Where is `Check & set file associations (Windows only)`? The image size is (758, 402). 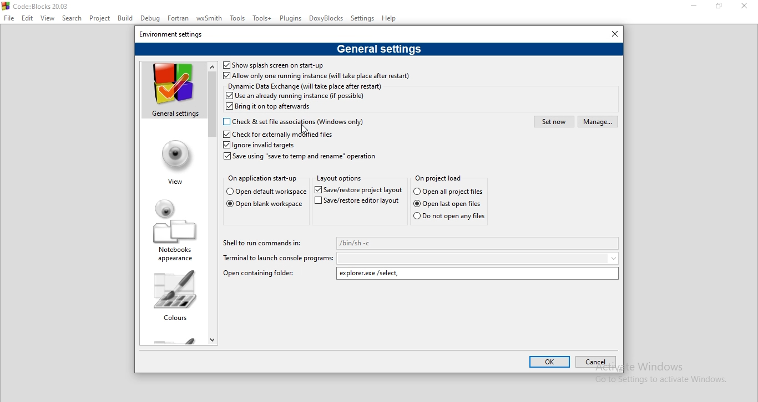 Check & set file associations (Windows only) is located at coordinates (297, 121).